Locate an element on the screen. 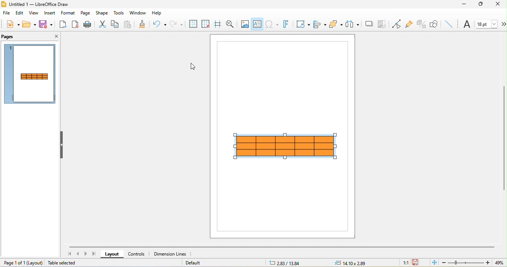  snap to grids is located at coordinates (206, 24).